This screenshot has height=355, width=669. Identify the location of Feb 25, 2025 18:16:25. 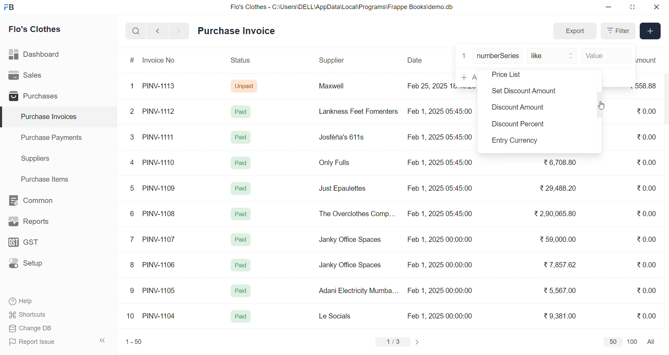
(430, 86).